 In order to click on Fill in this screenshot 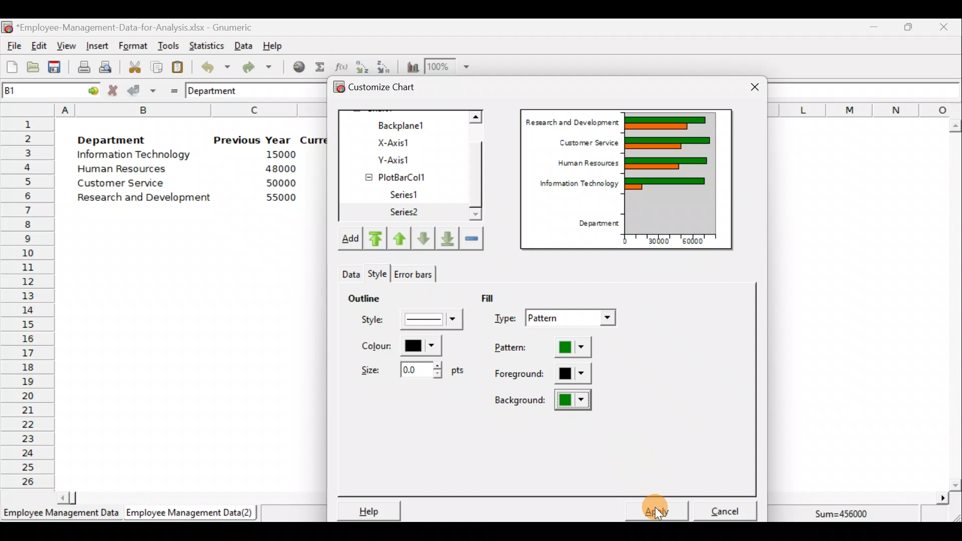, I will do `click(495, 297)`.